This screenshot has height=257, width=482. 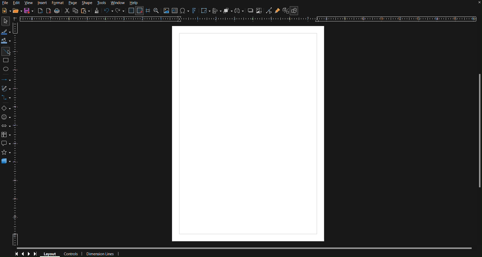 I want to click on Ellipse, so click(x=6, y=69).